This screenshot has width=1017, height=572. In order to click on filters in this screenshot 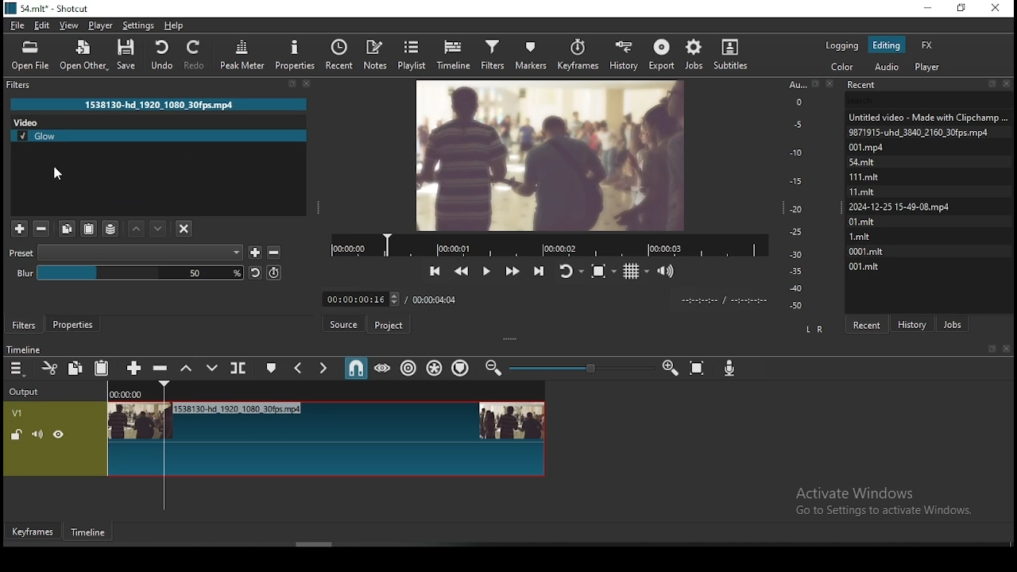, I will do `click(492, 52)`.